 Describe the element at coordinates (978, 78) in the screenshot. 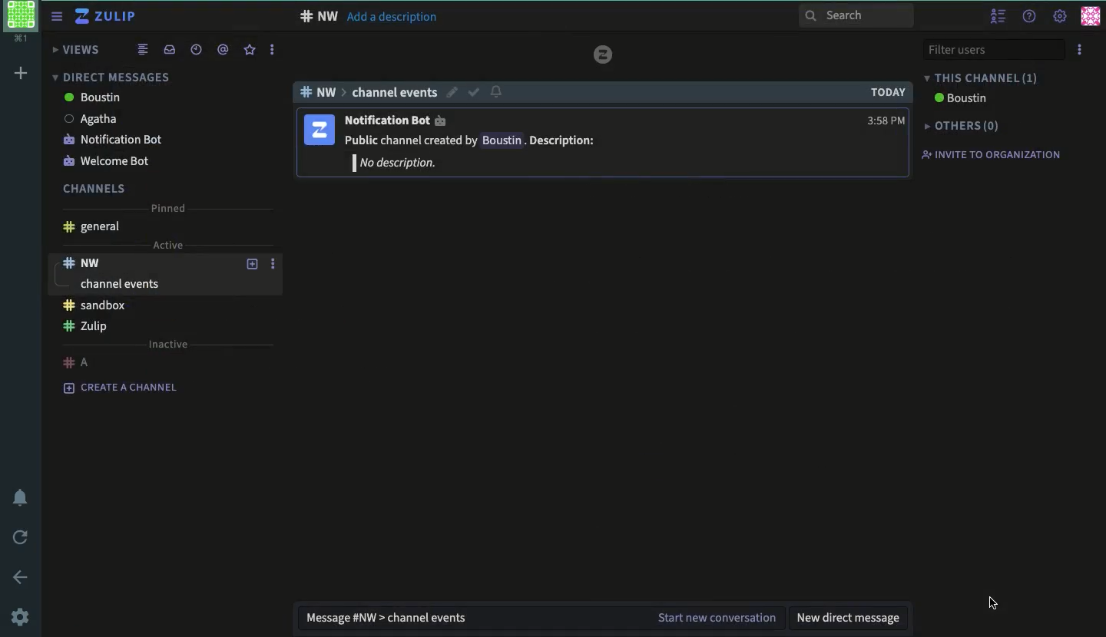

I see `this channel` at that location.